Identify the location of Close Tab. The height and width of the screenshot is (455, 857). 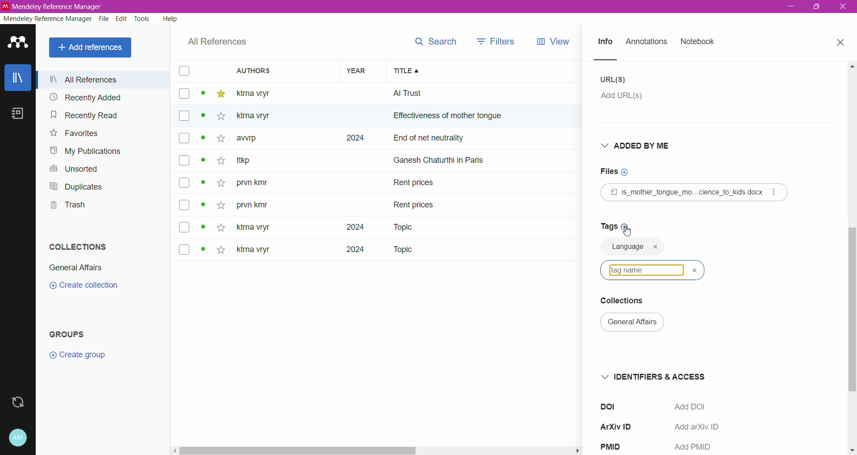
(842, 43).